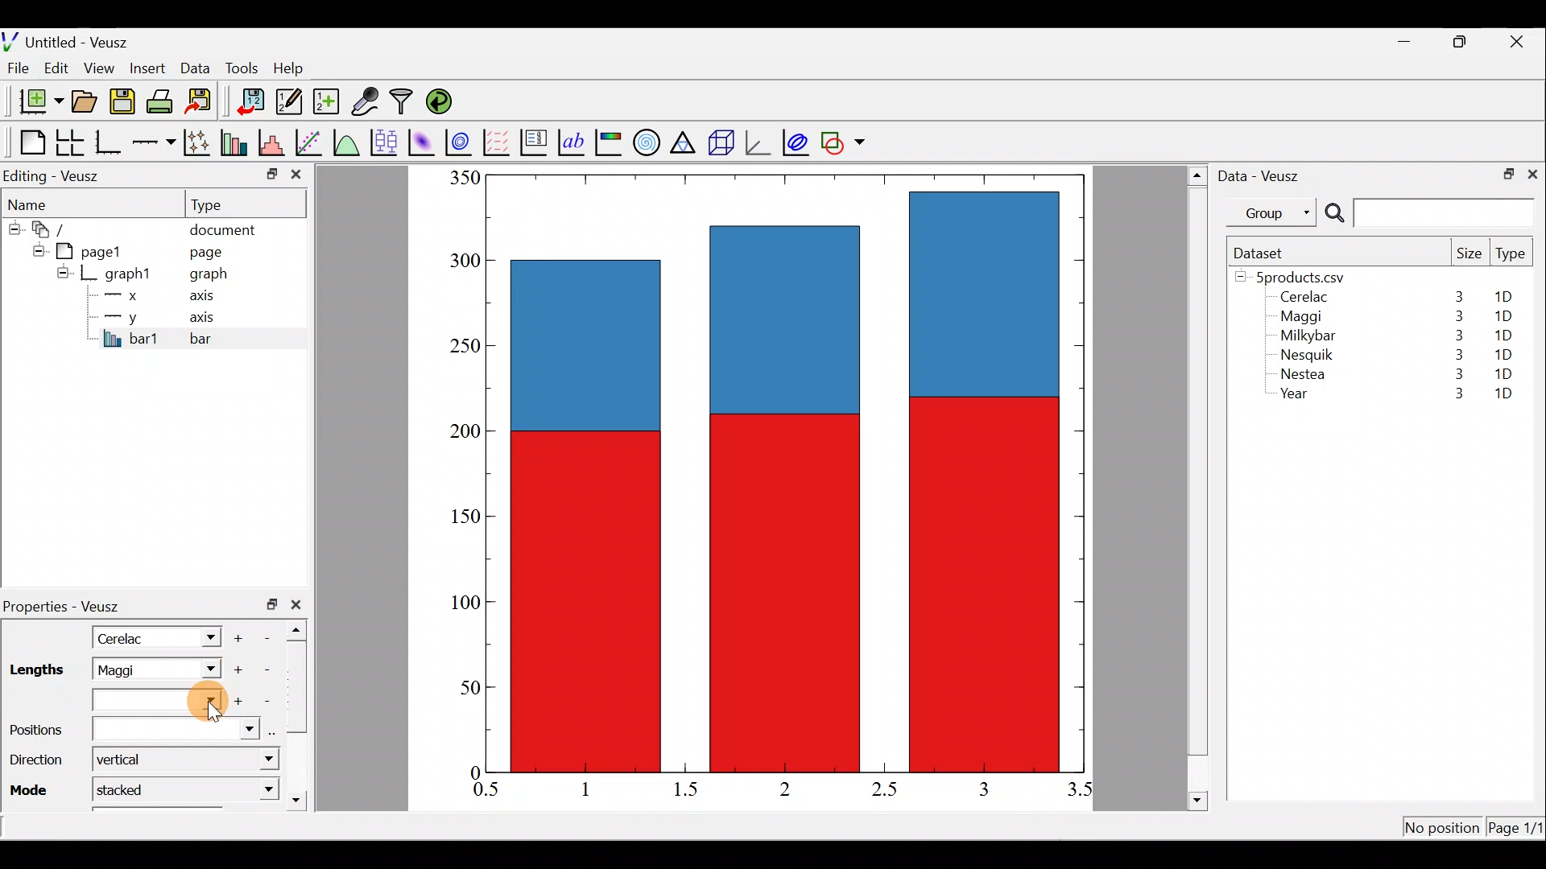  What do you see at coordinates (884, 789) in the screenshot?
I see `2.5` at bounding box center [884, 789].